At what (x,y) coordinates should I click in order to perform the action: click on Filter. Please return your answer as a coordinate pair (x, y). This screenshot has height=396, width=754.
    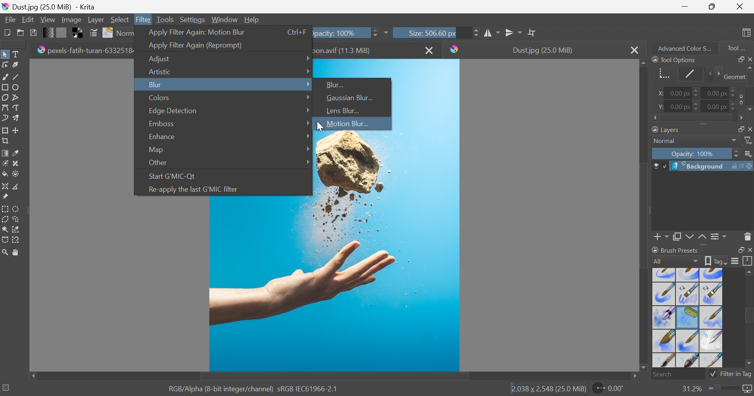
    Looking at the image, I should click on (749, 141).